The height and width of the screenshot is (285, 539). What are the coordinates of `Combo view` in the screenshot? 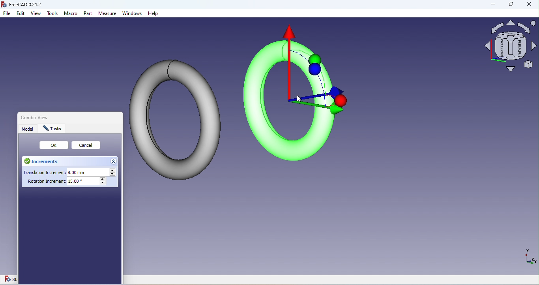 It's located at (33, 117).